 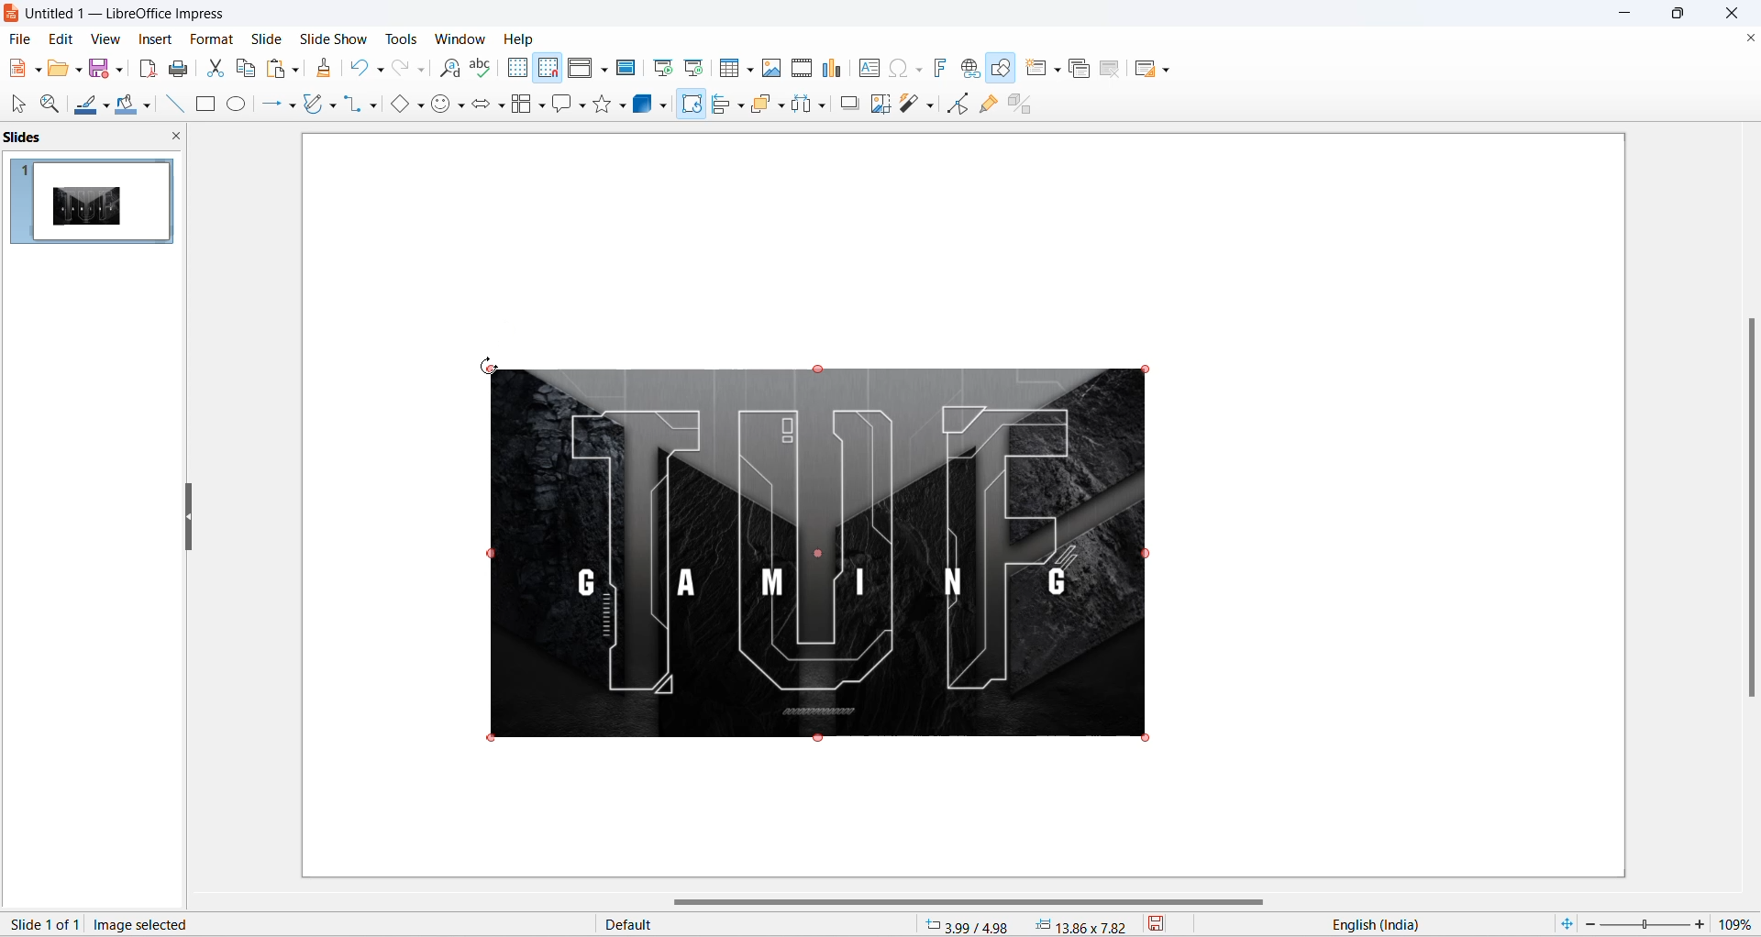 I want to click on toggle extrusion, so click(x=1026, y=102).